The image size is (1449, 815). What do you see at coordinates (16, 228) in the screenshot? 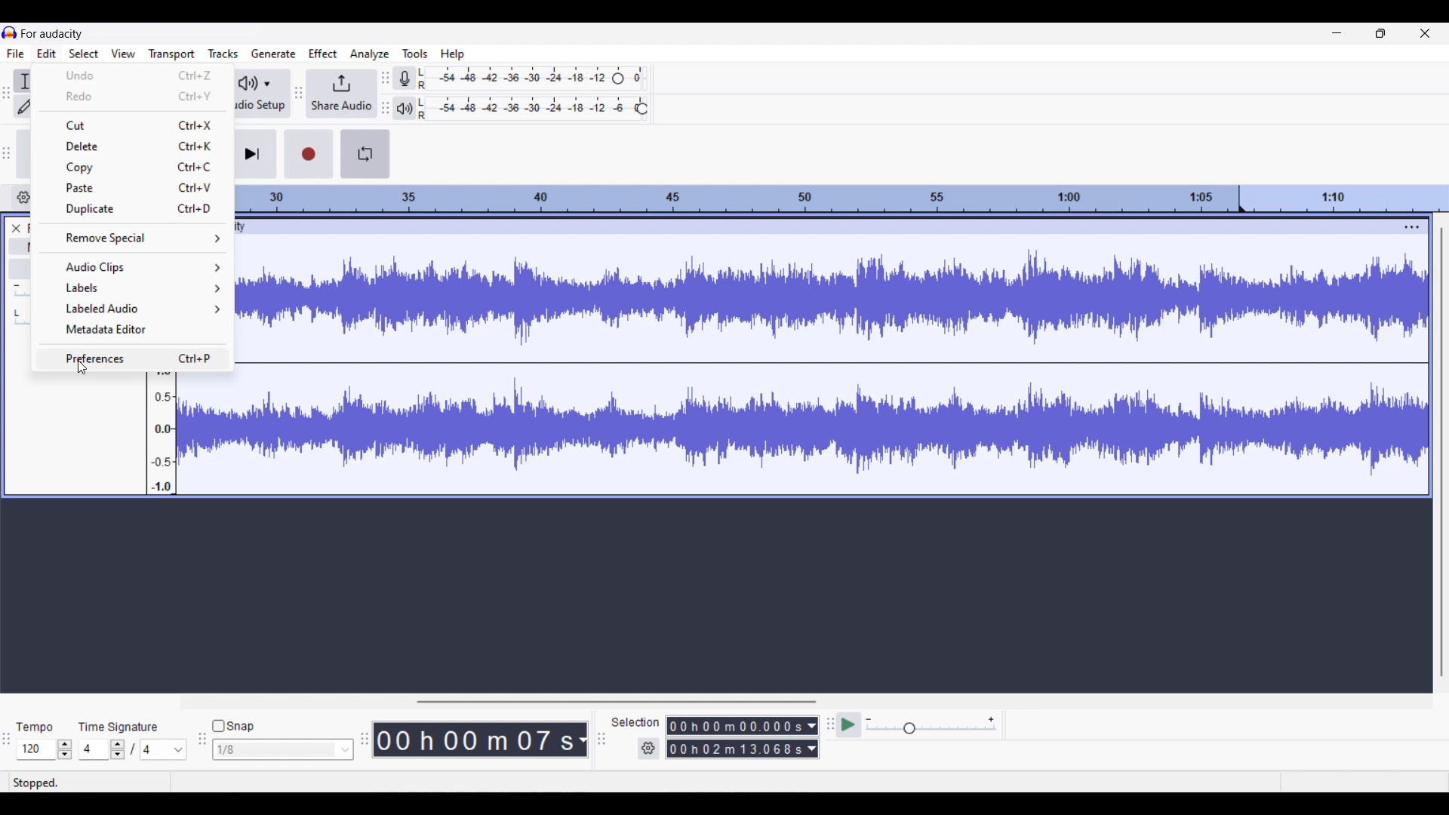
I see `Close track` at bounding box center [16, 228].